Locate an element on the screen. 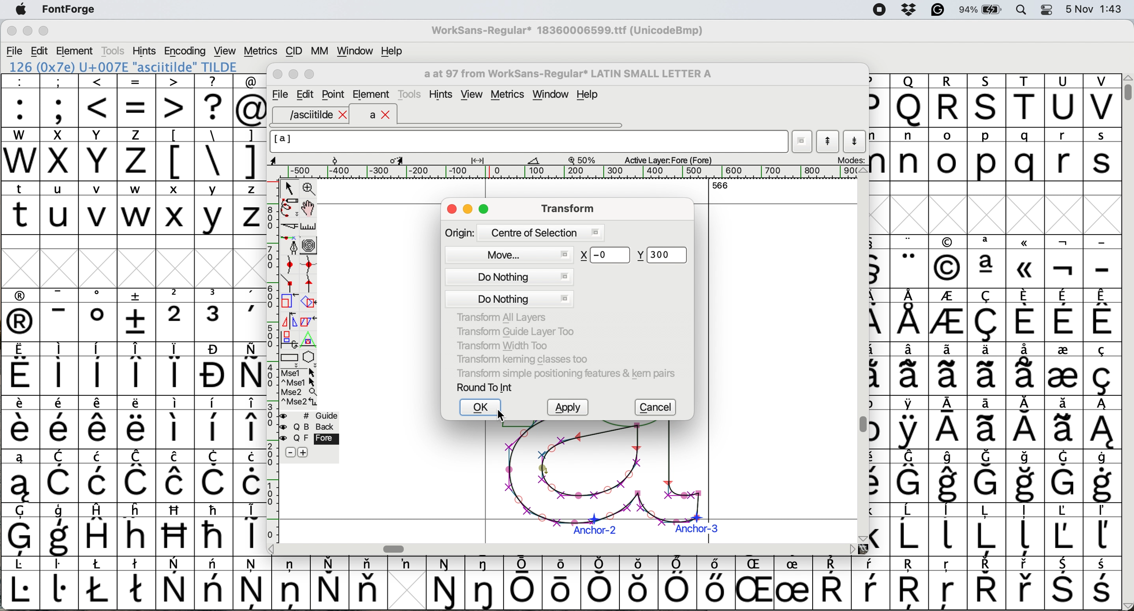  cursor is located at coordinates (504, 416).